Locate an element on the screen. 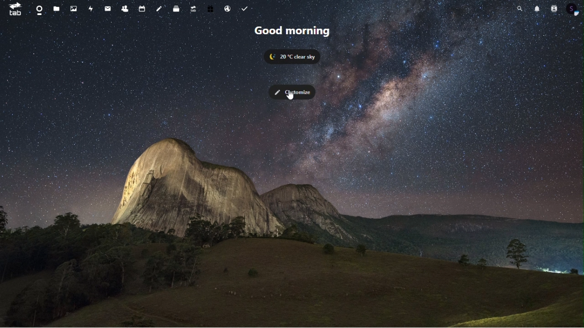 This screenshot has width=584, height=328. email hosting is located at coordinates (229, 8).